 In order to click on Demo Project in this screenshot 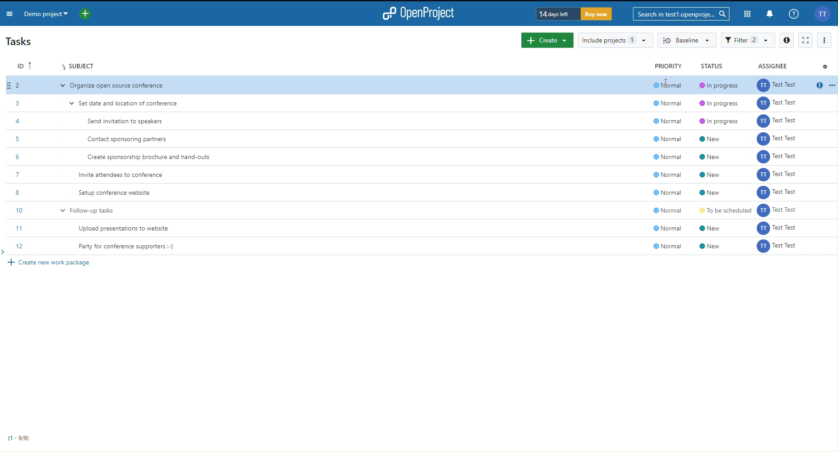, I will do `click(46, 13)`.